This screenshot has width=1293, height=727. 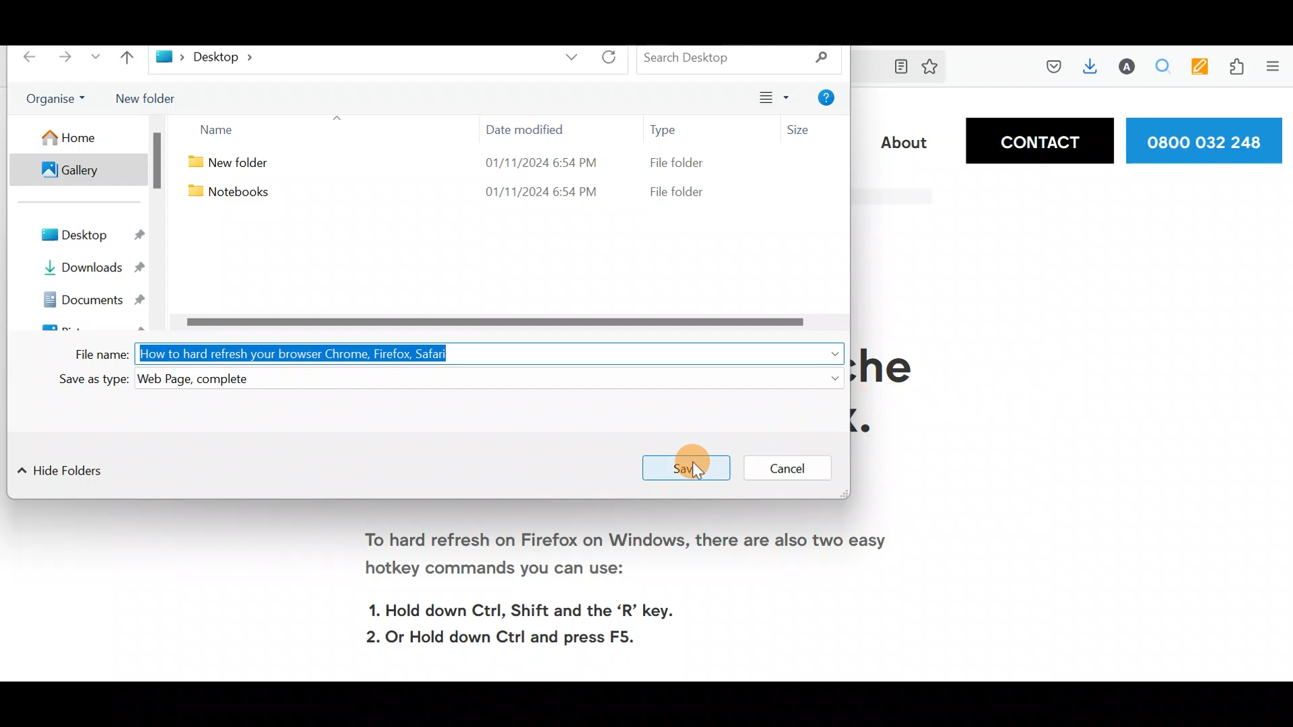 I want to click on Cancel, so click(x=787, y=467).